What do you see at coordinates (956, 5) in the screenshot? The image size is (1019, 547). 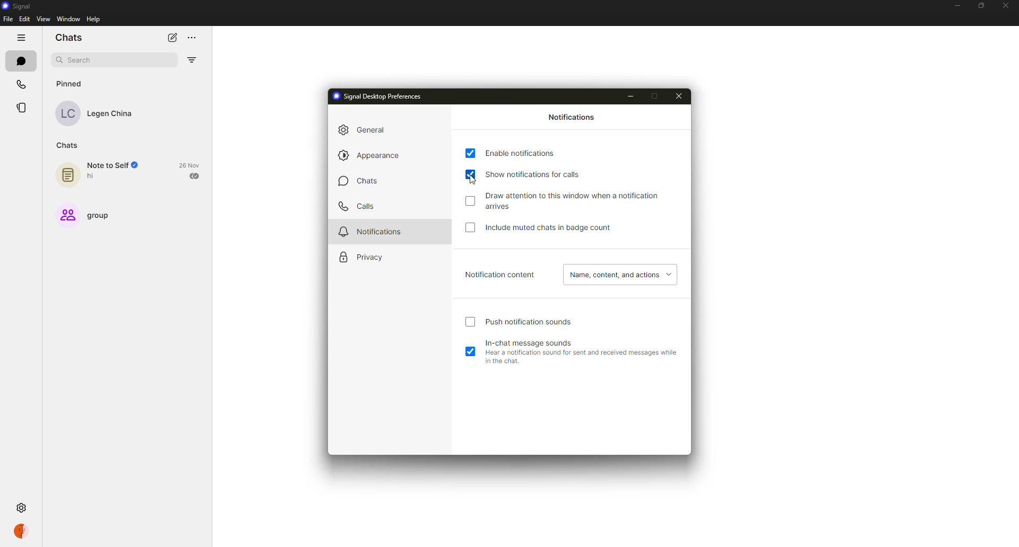 I see `minimize` at bounding box center [956, 5].